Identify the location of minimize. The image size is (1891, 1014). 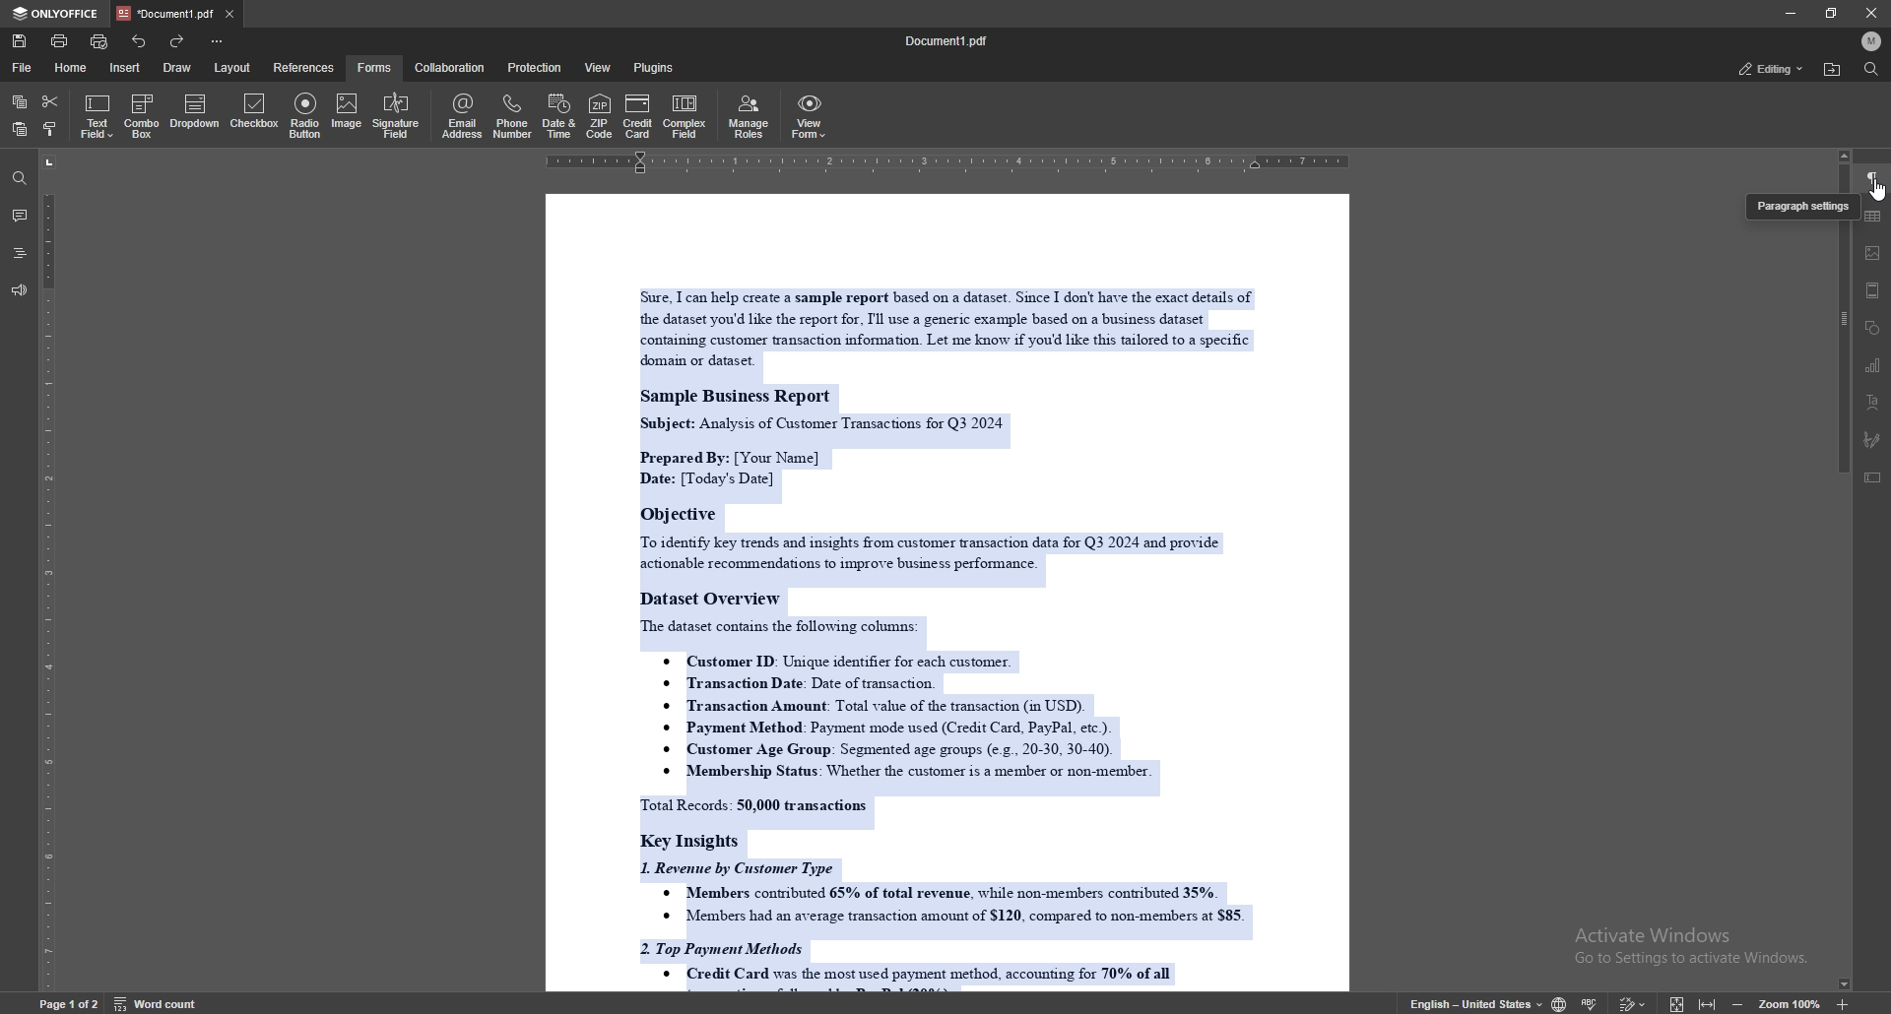
(1790, 13).